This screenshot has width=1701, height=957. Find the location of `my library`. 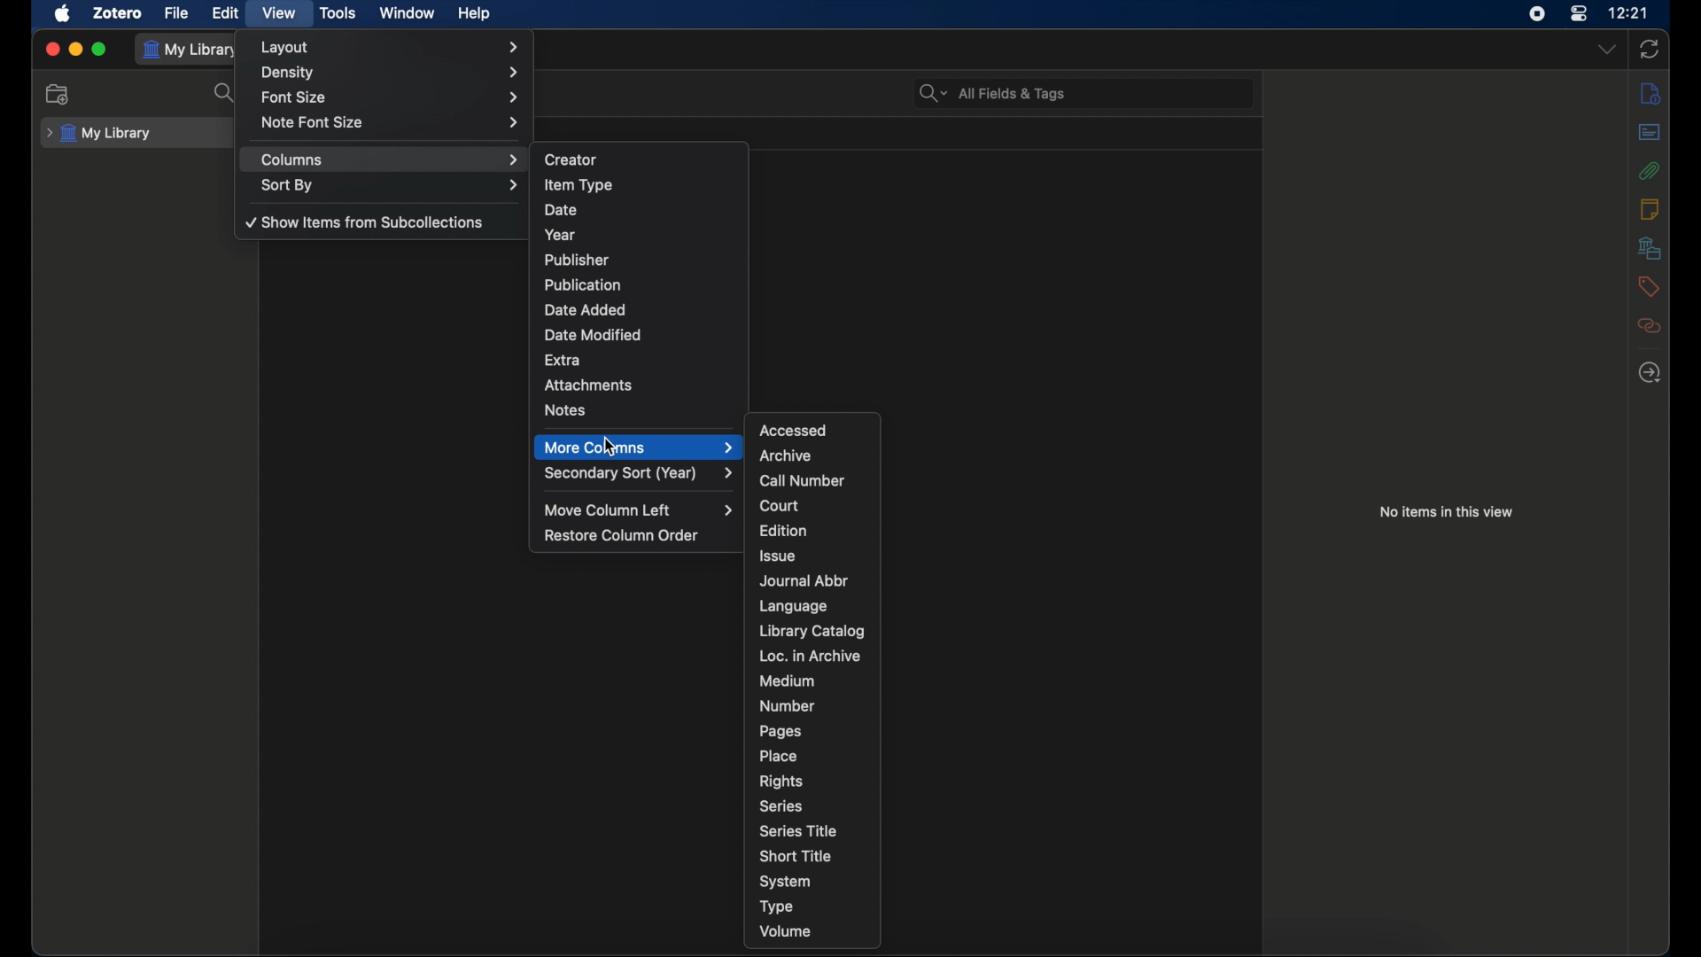

my library is located at coordinates (97, 134).